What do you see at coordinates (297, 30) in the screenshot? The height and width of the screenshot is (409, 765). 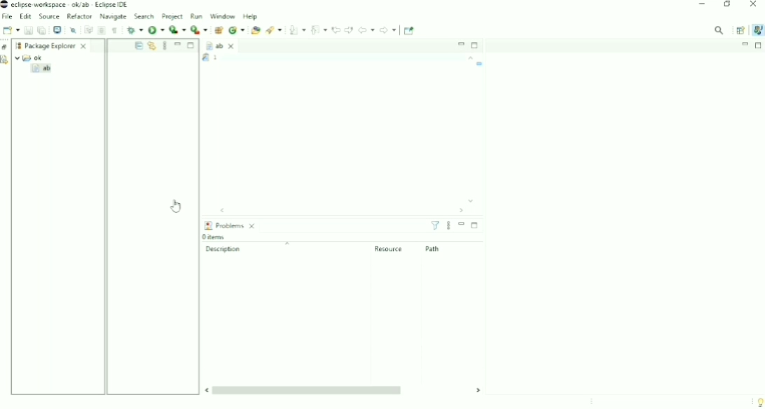 I see `Next Annotation` at bounding box center [297, 30].